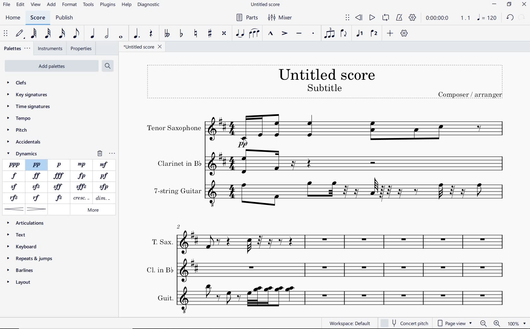 The width and height of the screenshot is (530, 329). What do you see at coordinates (30, 106) in the screenshot?
I see `time signatures` at bounding box center [30, 106].